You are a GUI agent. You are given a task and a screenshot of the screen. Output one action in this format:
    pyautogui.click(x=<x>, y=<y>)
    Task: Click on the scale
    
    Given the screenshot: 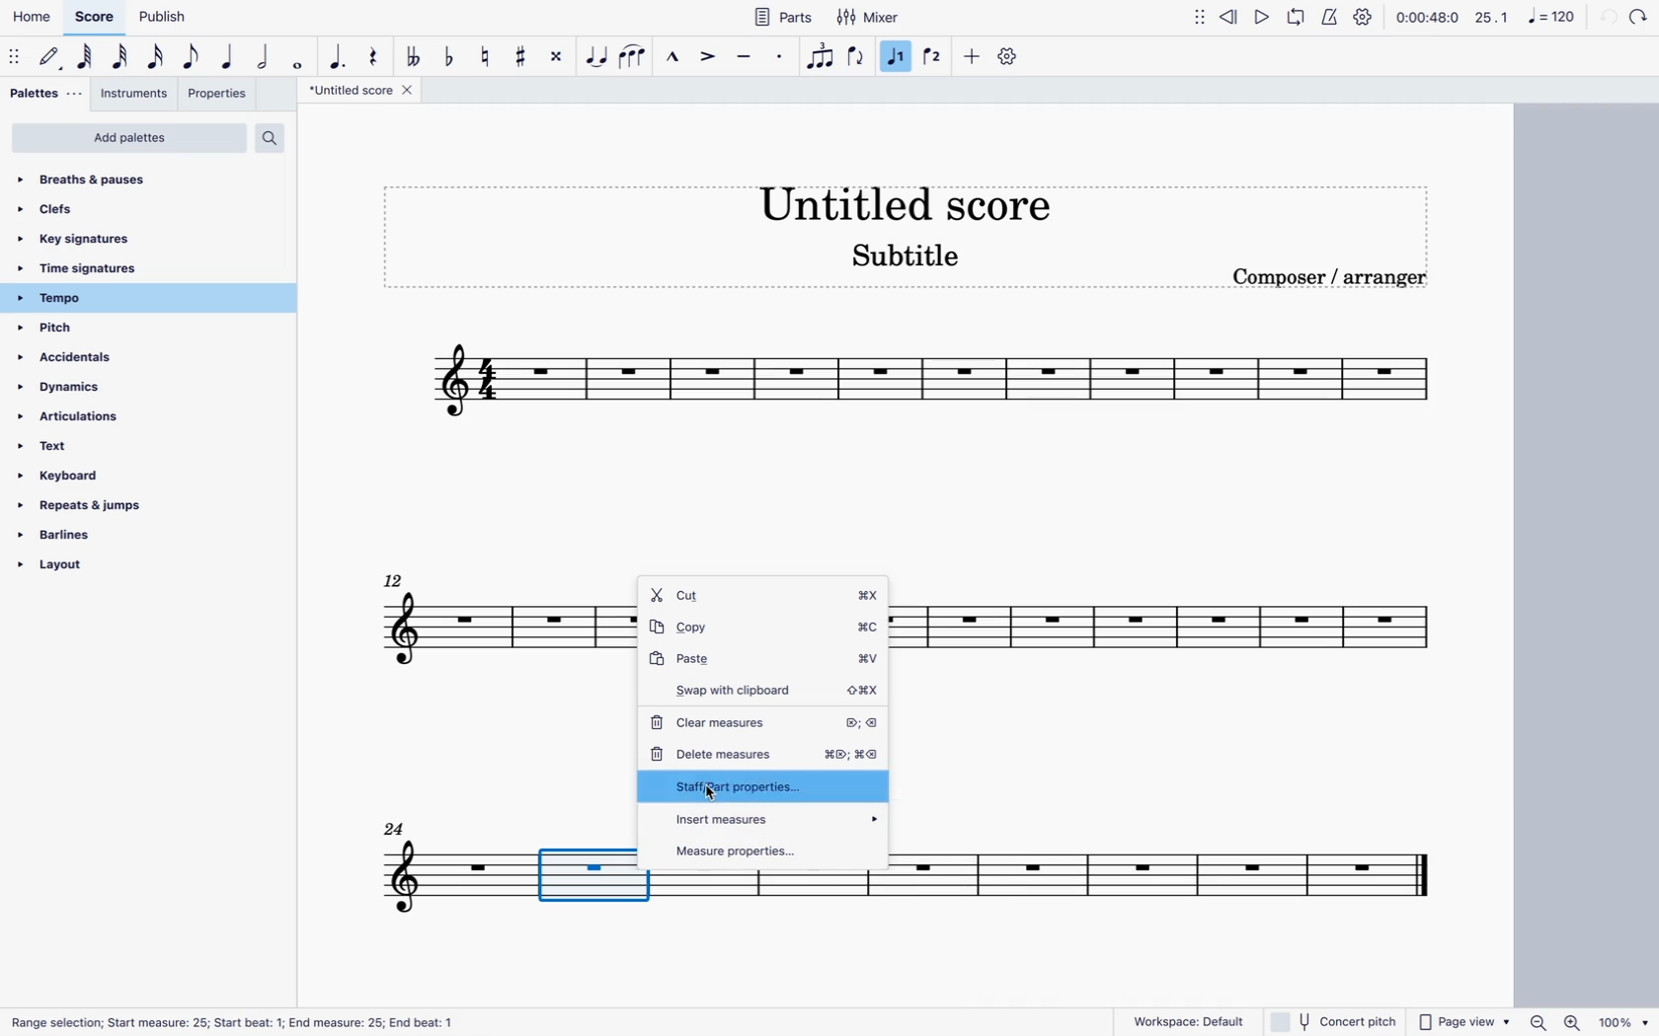 What is the action you would take?
    pyautogui.click(x=1526, y=17)
    